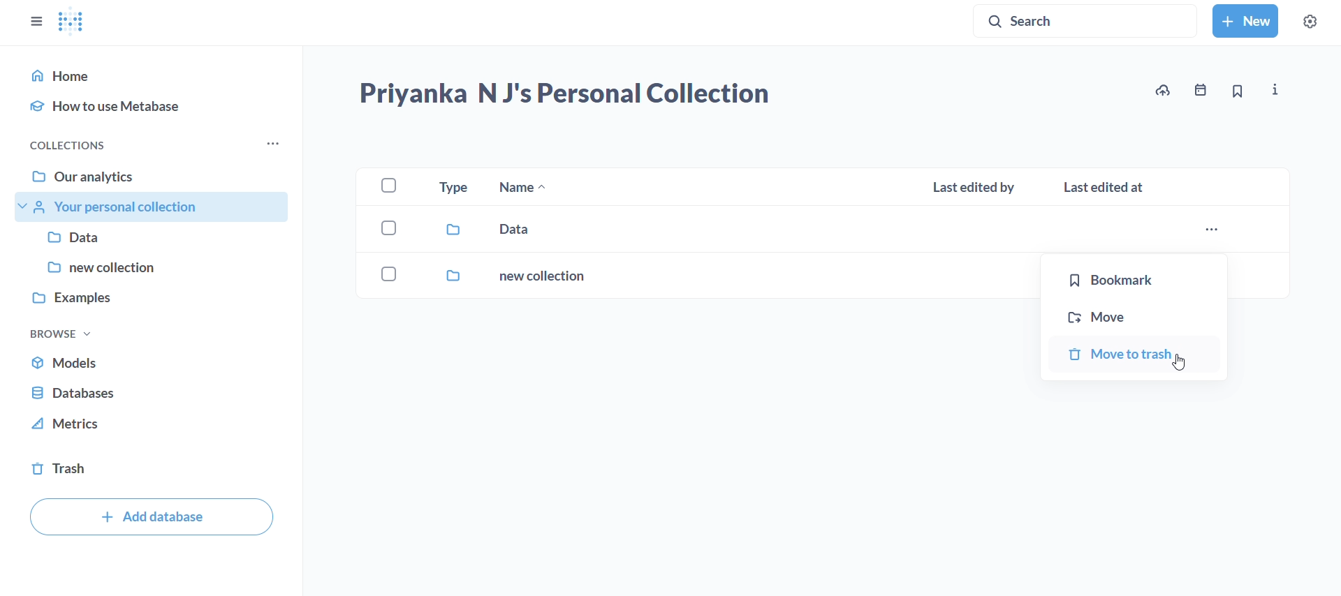  Describe the element at coordinates (1276, 89) in the screenshot. I see `more info` at that location.